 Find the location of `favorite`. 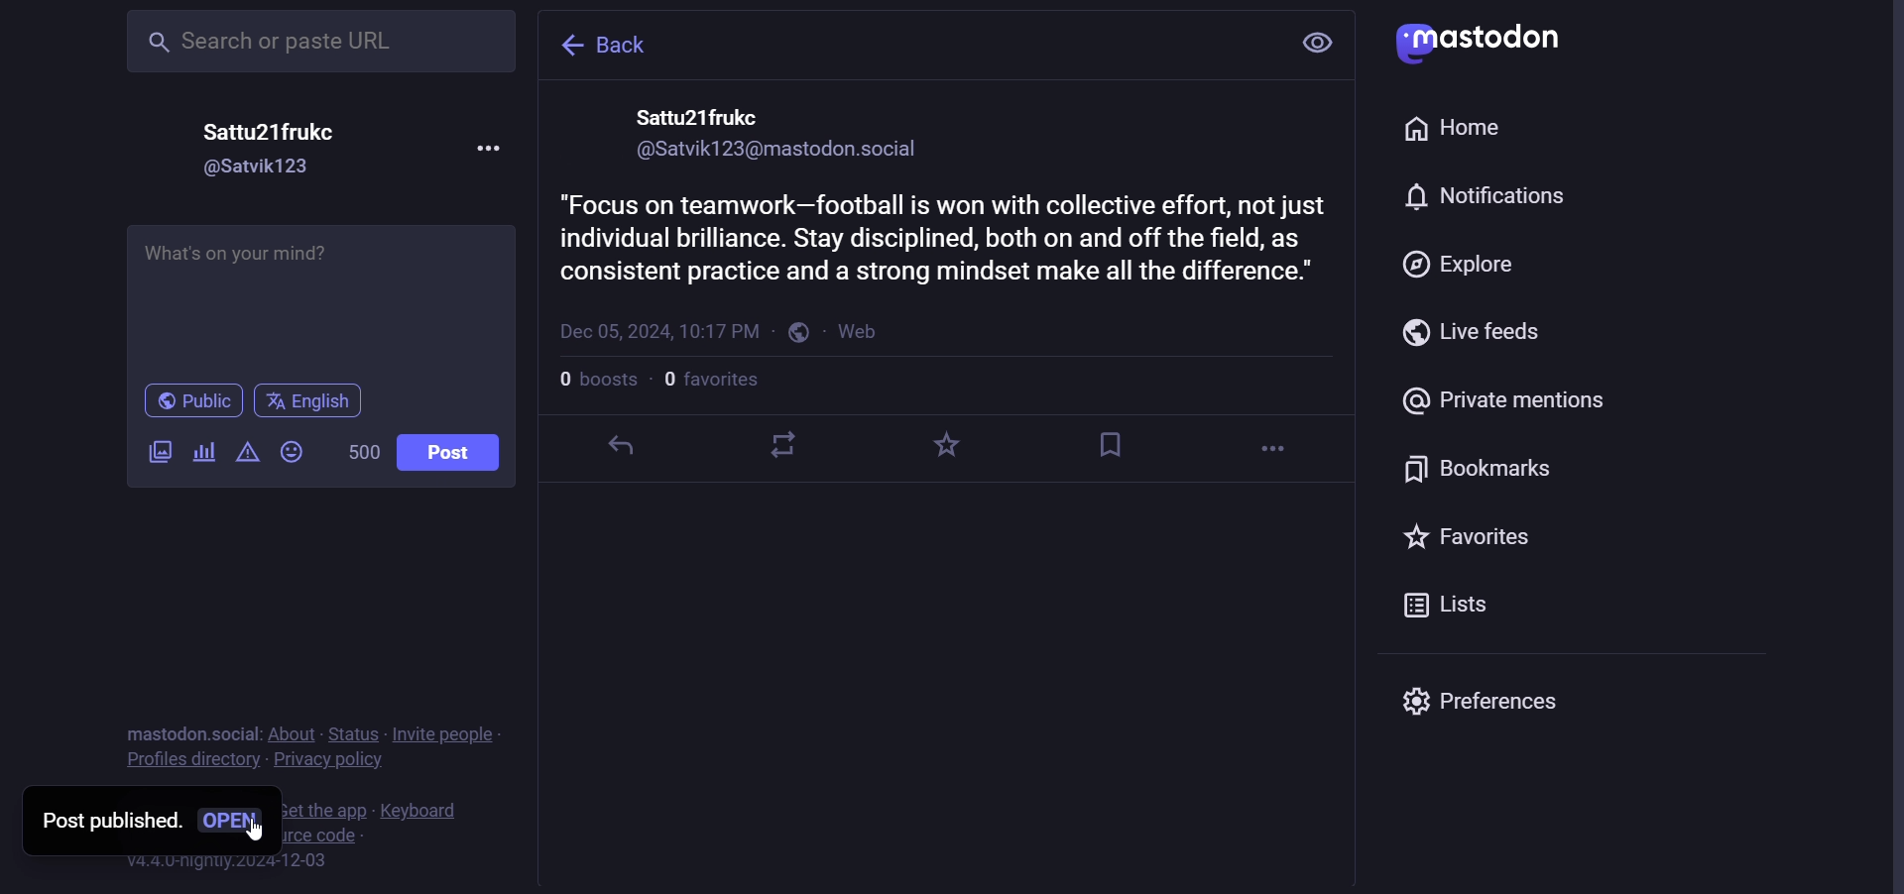

favorite is located at coordinates (1462, 537).